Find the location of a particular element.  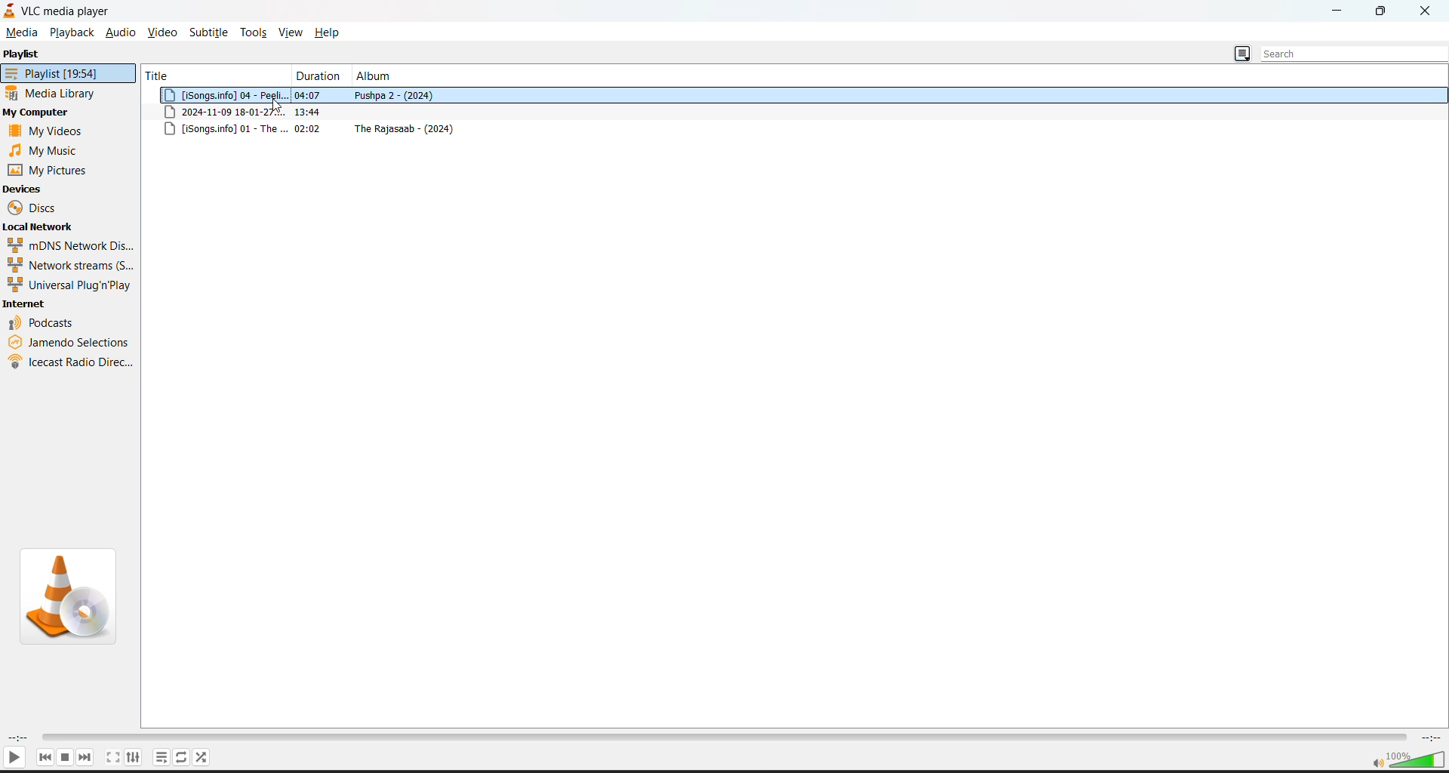

change playlist view is located at coordinates (1241, 54).